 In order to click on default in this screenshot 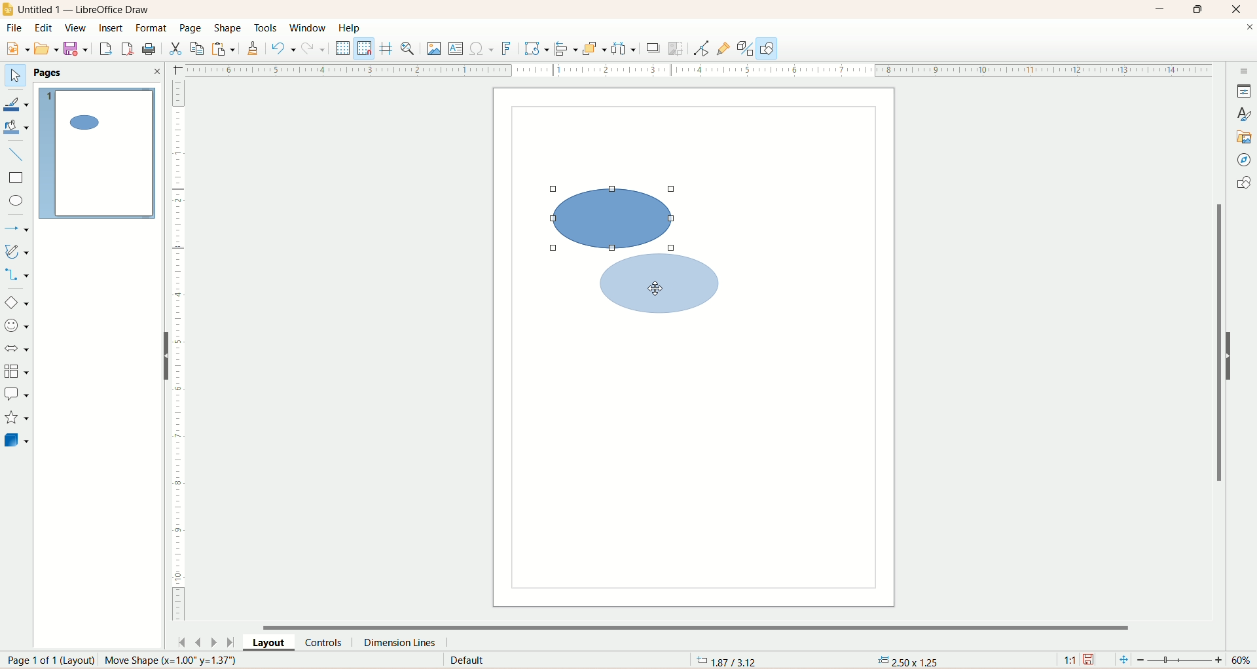, I will do `click(458, 661)`.